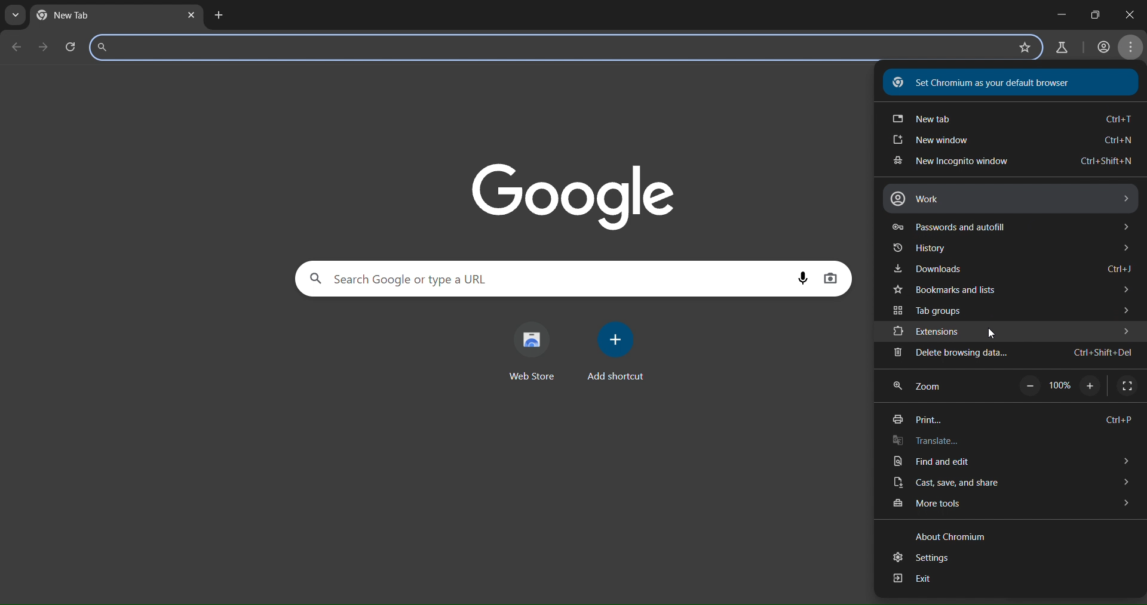 The height and width of the screenshot is (605, 1147). I want to click on exit, so click(920, 579).